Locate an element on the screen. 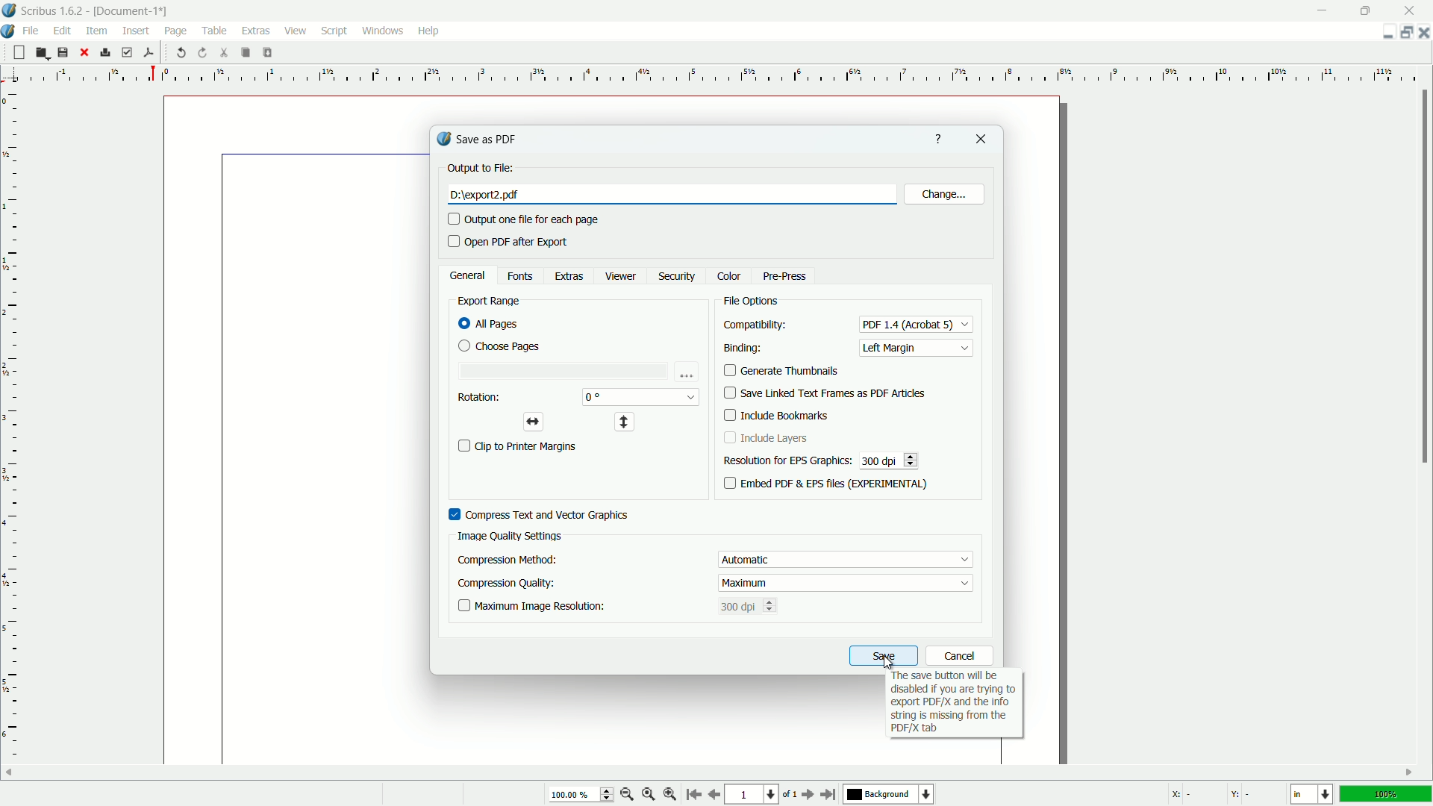 The image size is (1433, 806). all pages is located at coordinates (492, 324).